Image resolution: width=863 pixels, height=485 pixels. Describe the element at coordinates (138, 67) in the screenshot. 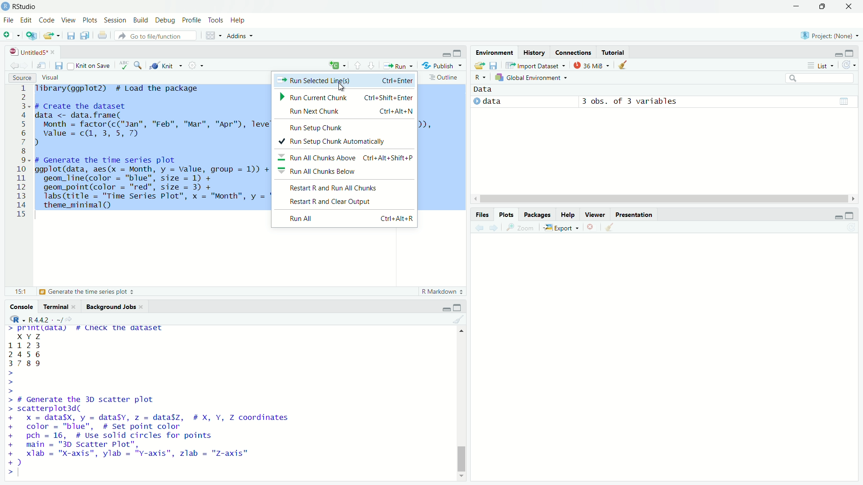

I see `find/replace` at that location.